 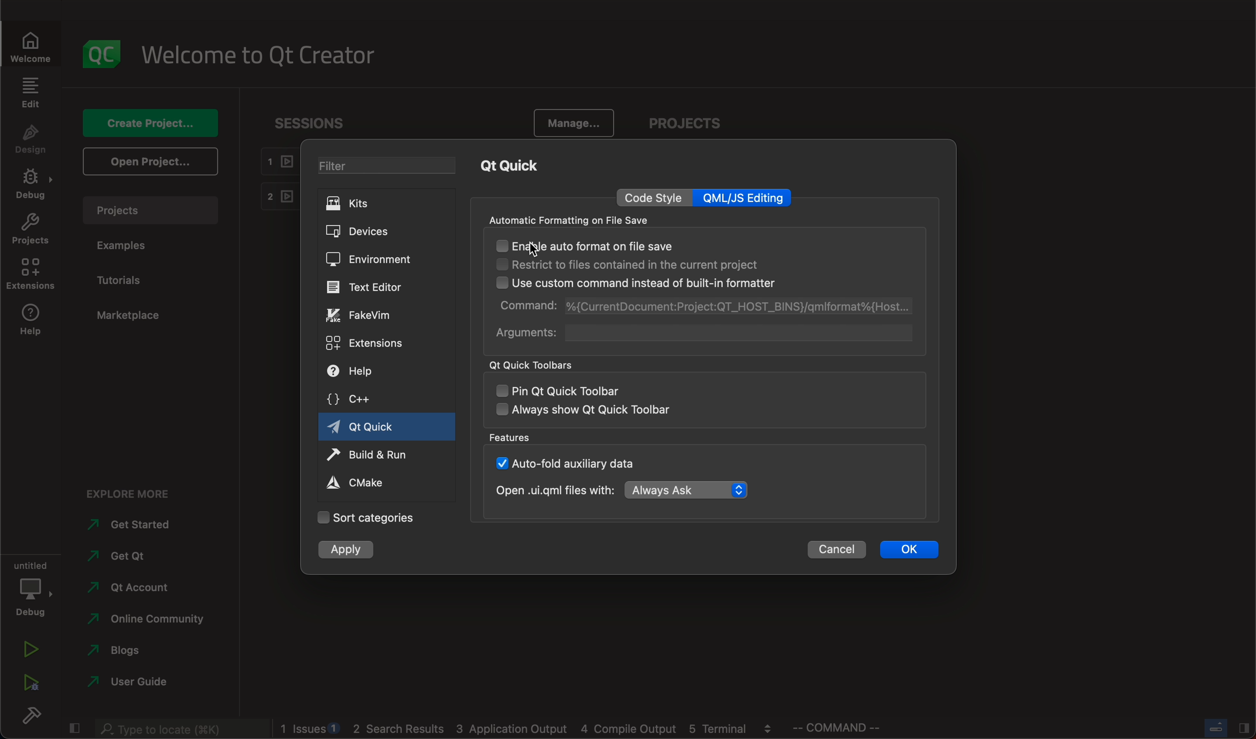 I want to click on environment, so click(x=381, y=263).